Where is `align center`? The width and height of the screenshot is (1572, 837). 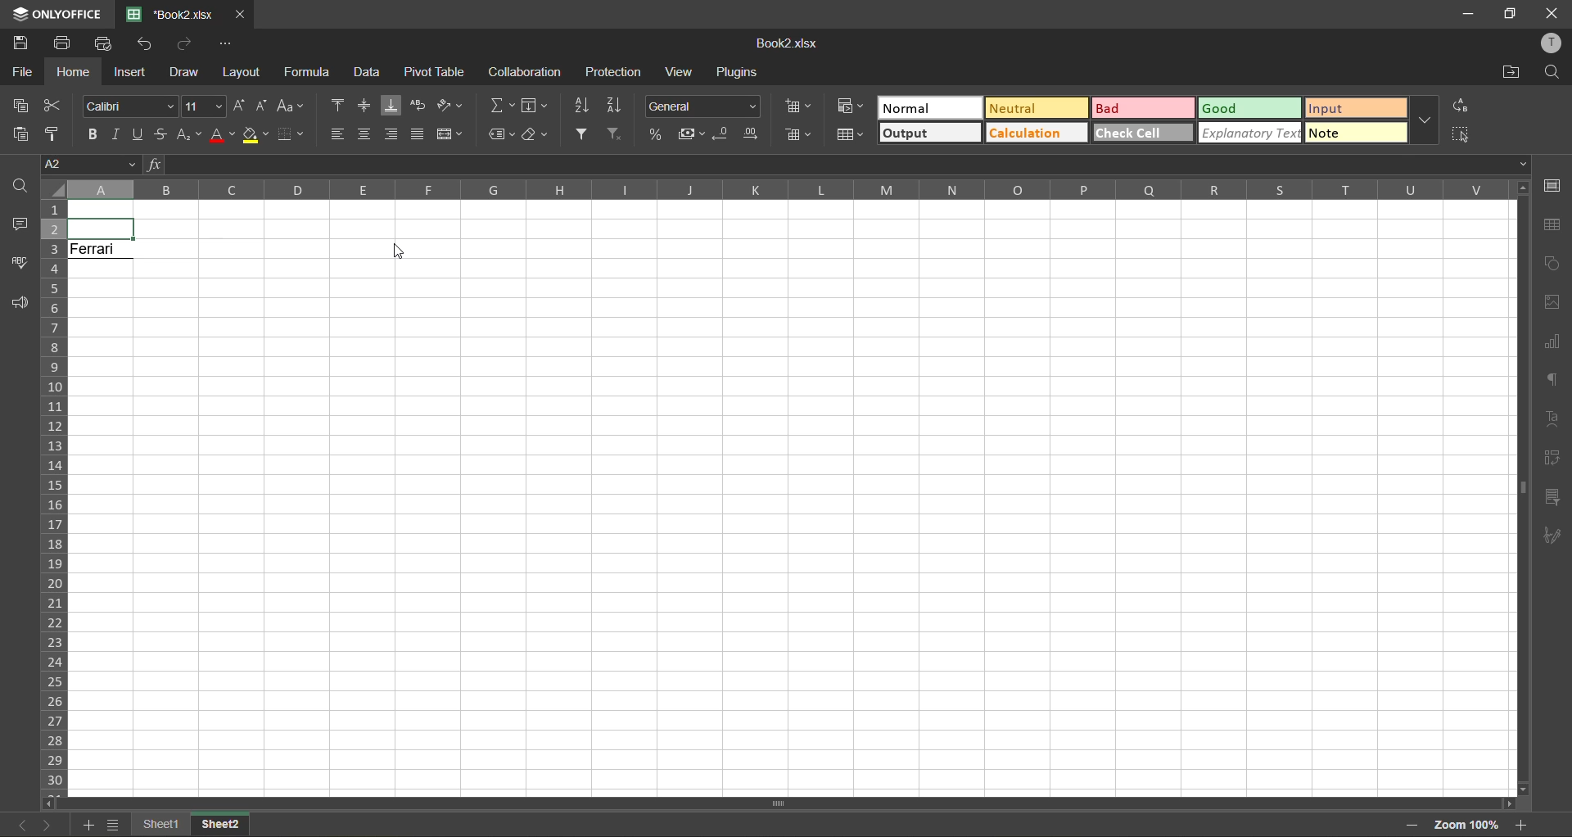 align center is located at coordinates (365, 134).